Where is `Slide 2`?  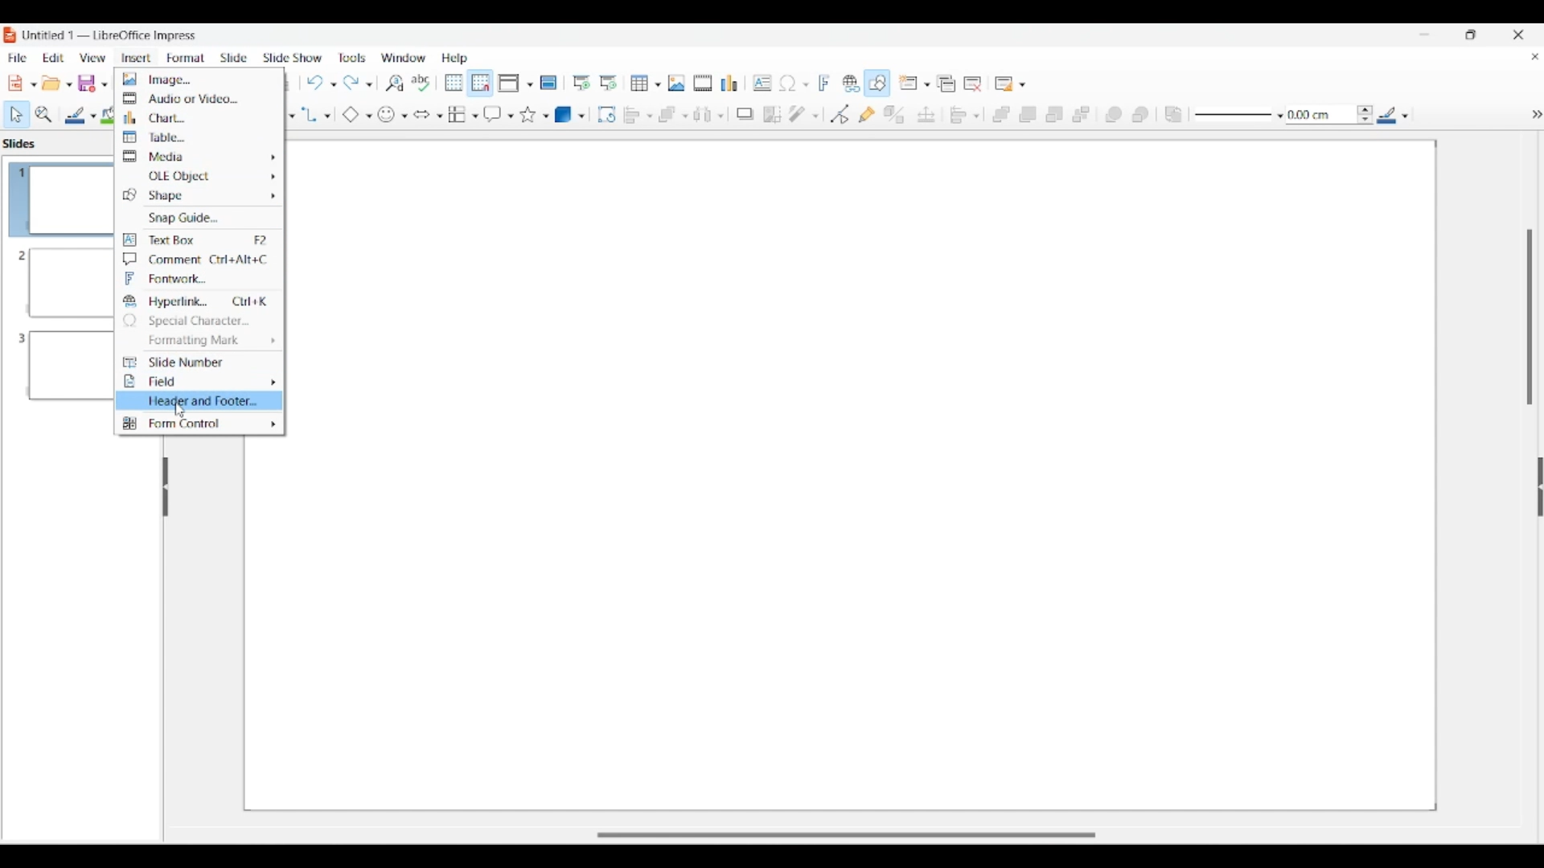
Slide 2 is located at coordinates (56, 283).